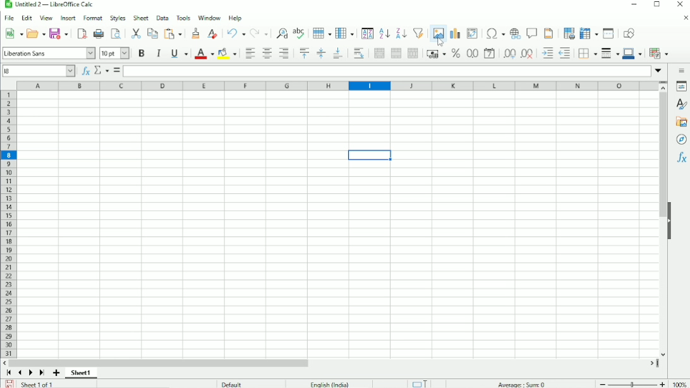 Image resolution: width=690 pixels, height=388 pixels. What do you see at coordinates (85, 373) in the screenshot?
I see `Sheet1` at bounding box center [85, 373].